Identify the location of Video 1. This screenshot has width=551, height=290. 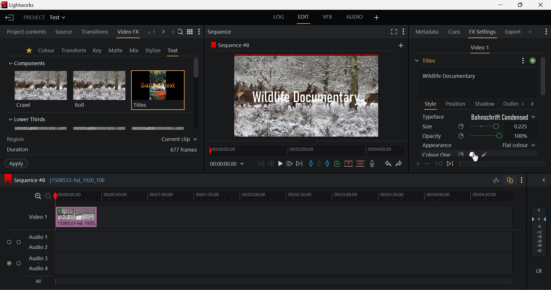
(39, 217).